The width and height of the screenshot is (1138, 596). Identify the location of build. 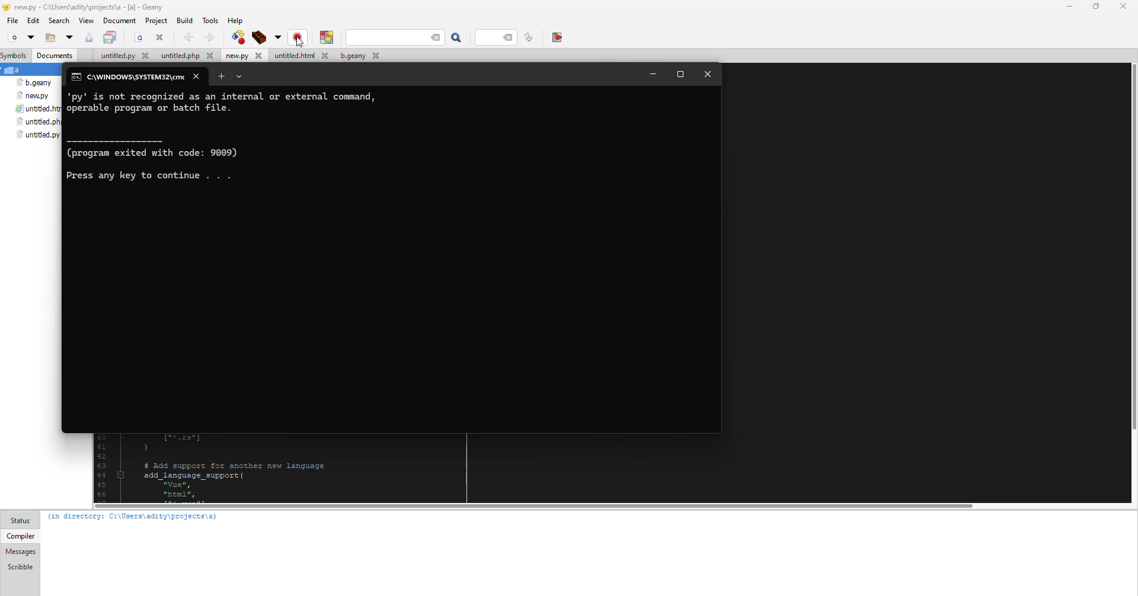
(186, 21).